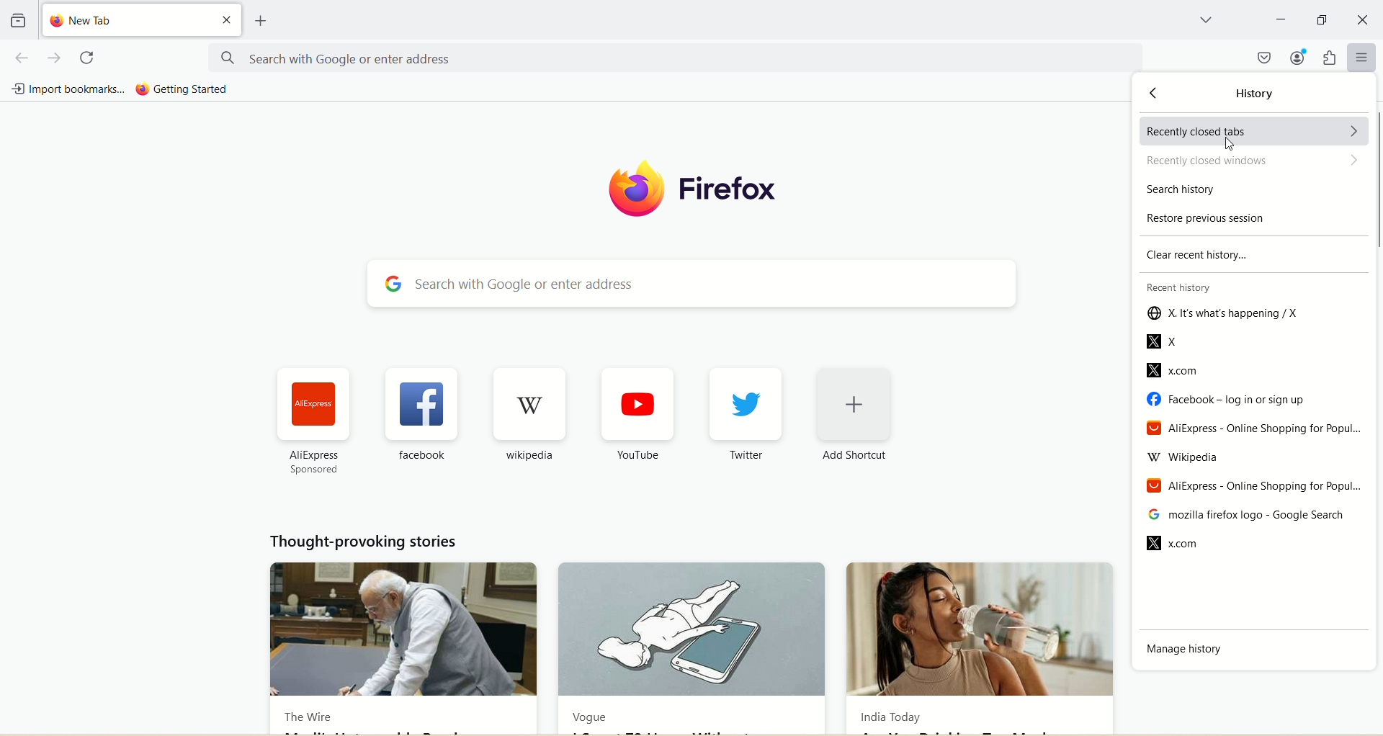 The width and height of the screenshot is (1383, 736). I want to click on facebook, so click(418, 457).